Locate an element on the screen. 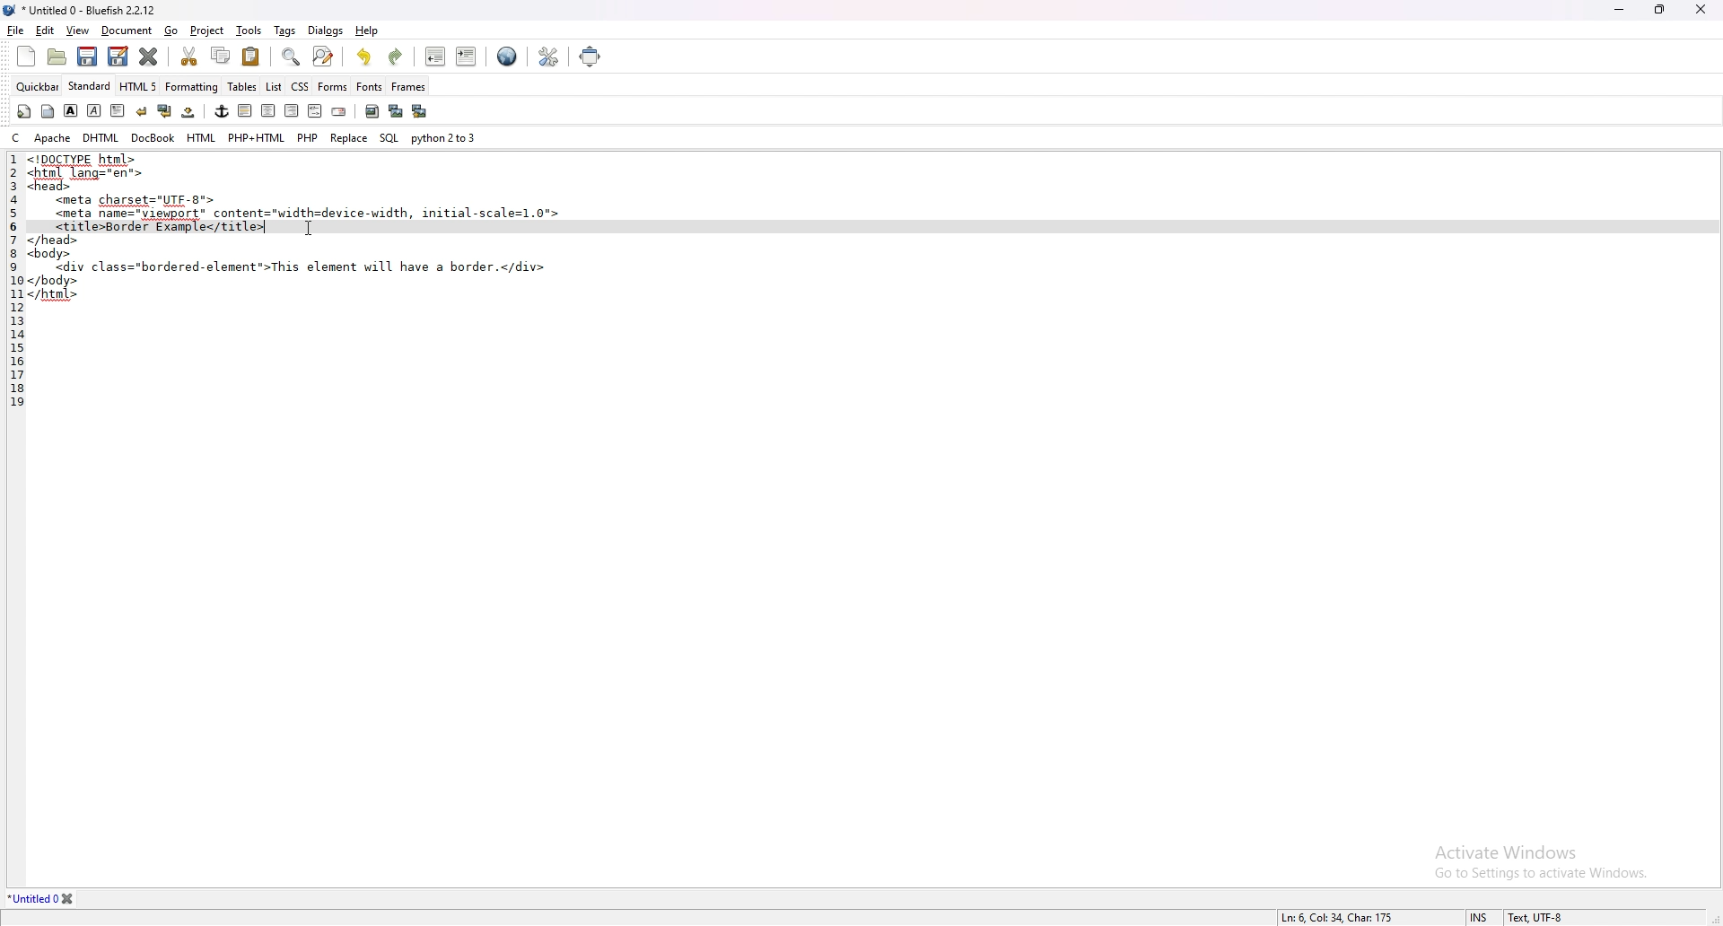 This screenshot has height=926, width=1723. save file as is located at coordinates (118, 56).